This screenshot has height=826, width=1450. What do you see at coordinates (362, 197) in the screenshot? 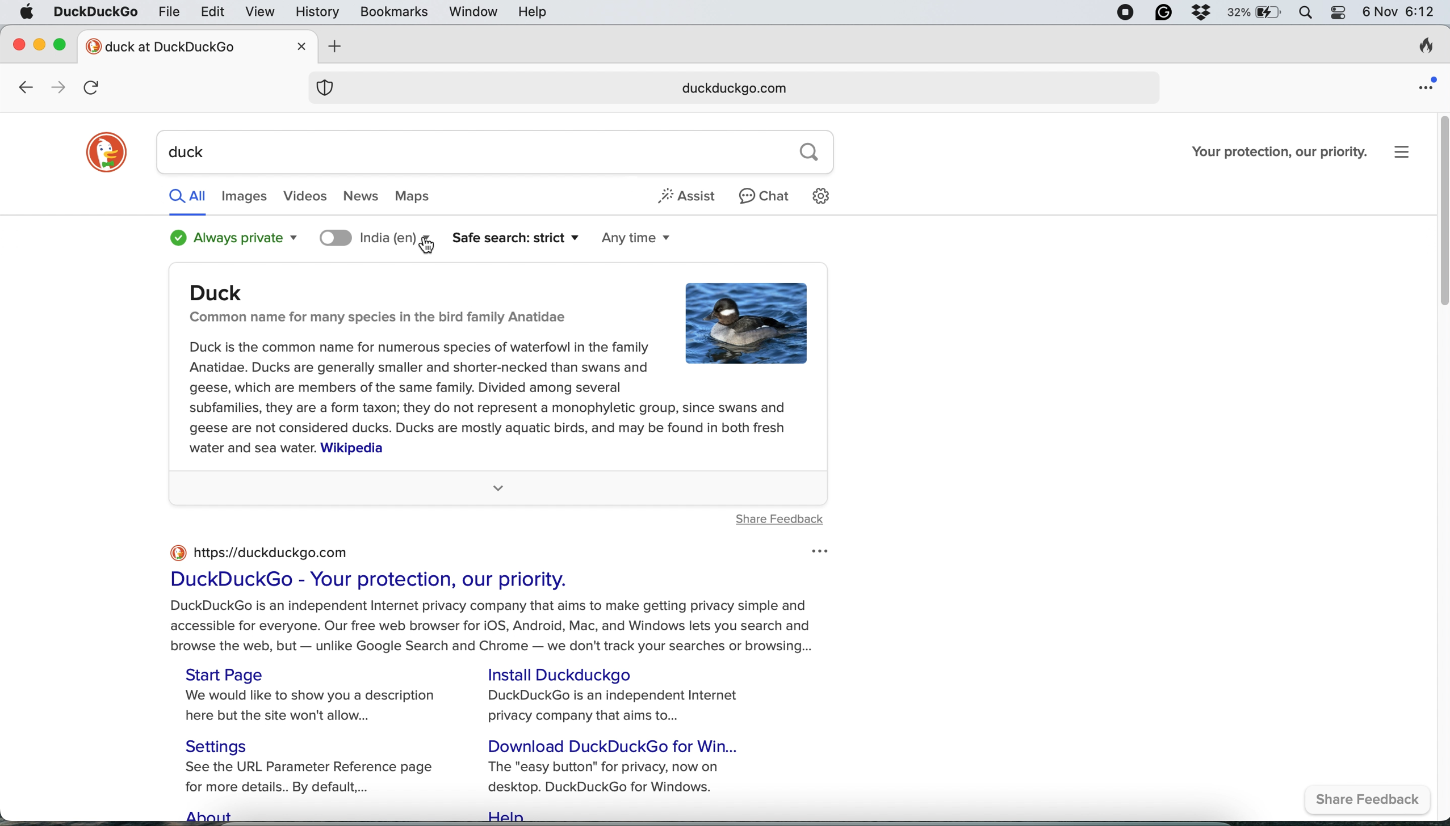
I see `news` at bounding box center [362, 197].